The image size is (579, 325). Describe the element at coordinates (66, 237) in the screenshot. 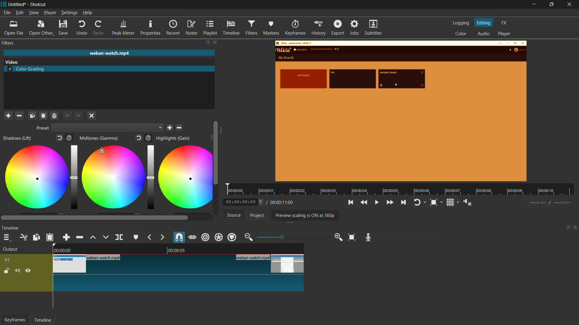

I see `append` at that location.